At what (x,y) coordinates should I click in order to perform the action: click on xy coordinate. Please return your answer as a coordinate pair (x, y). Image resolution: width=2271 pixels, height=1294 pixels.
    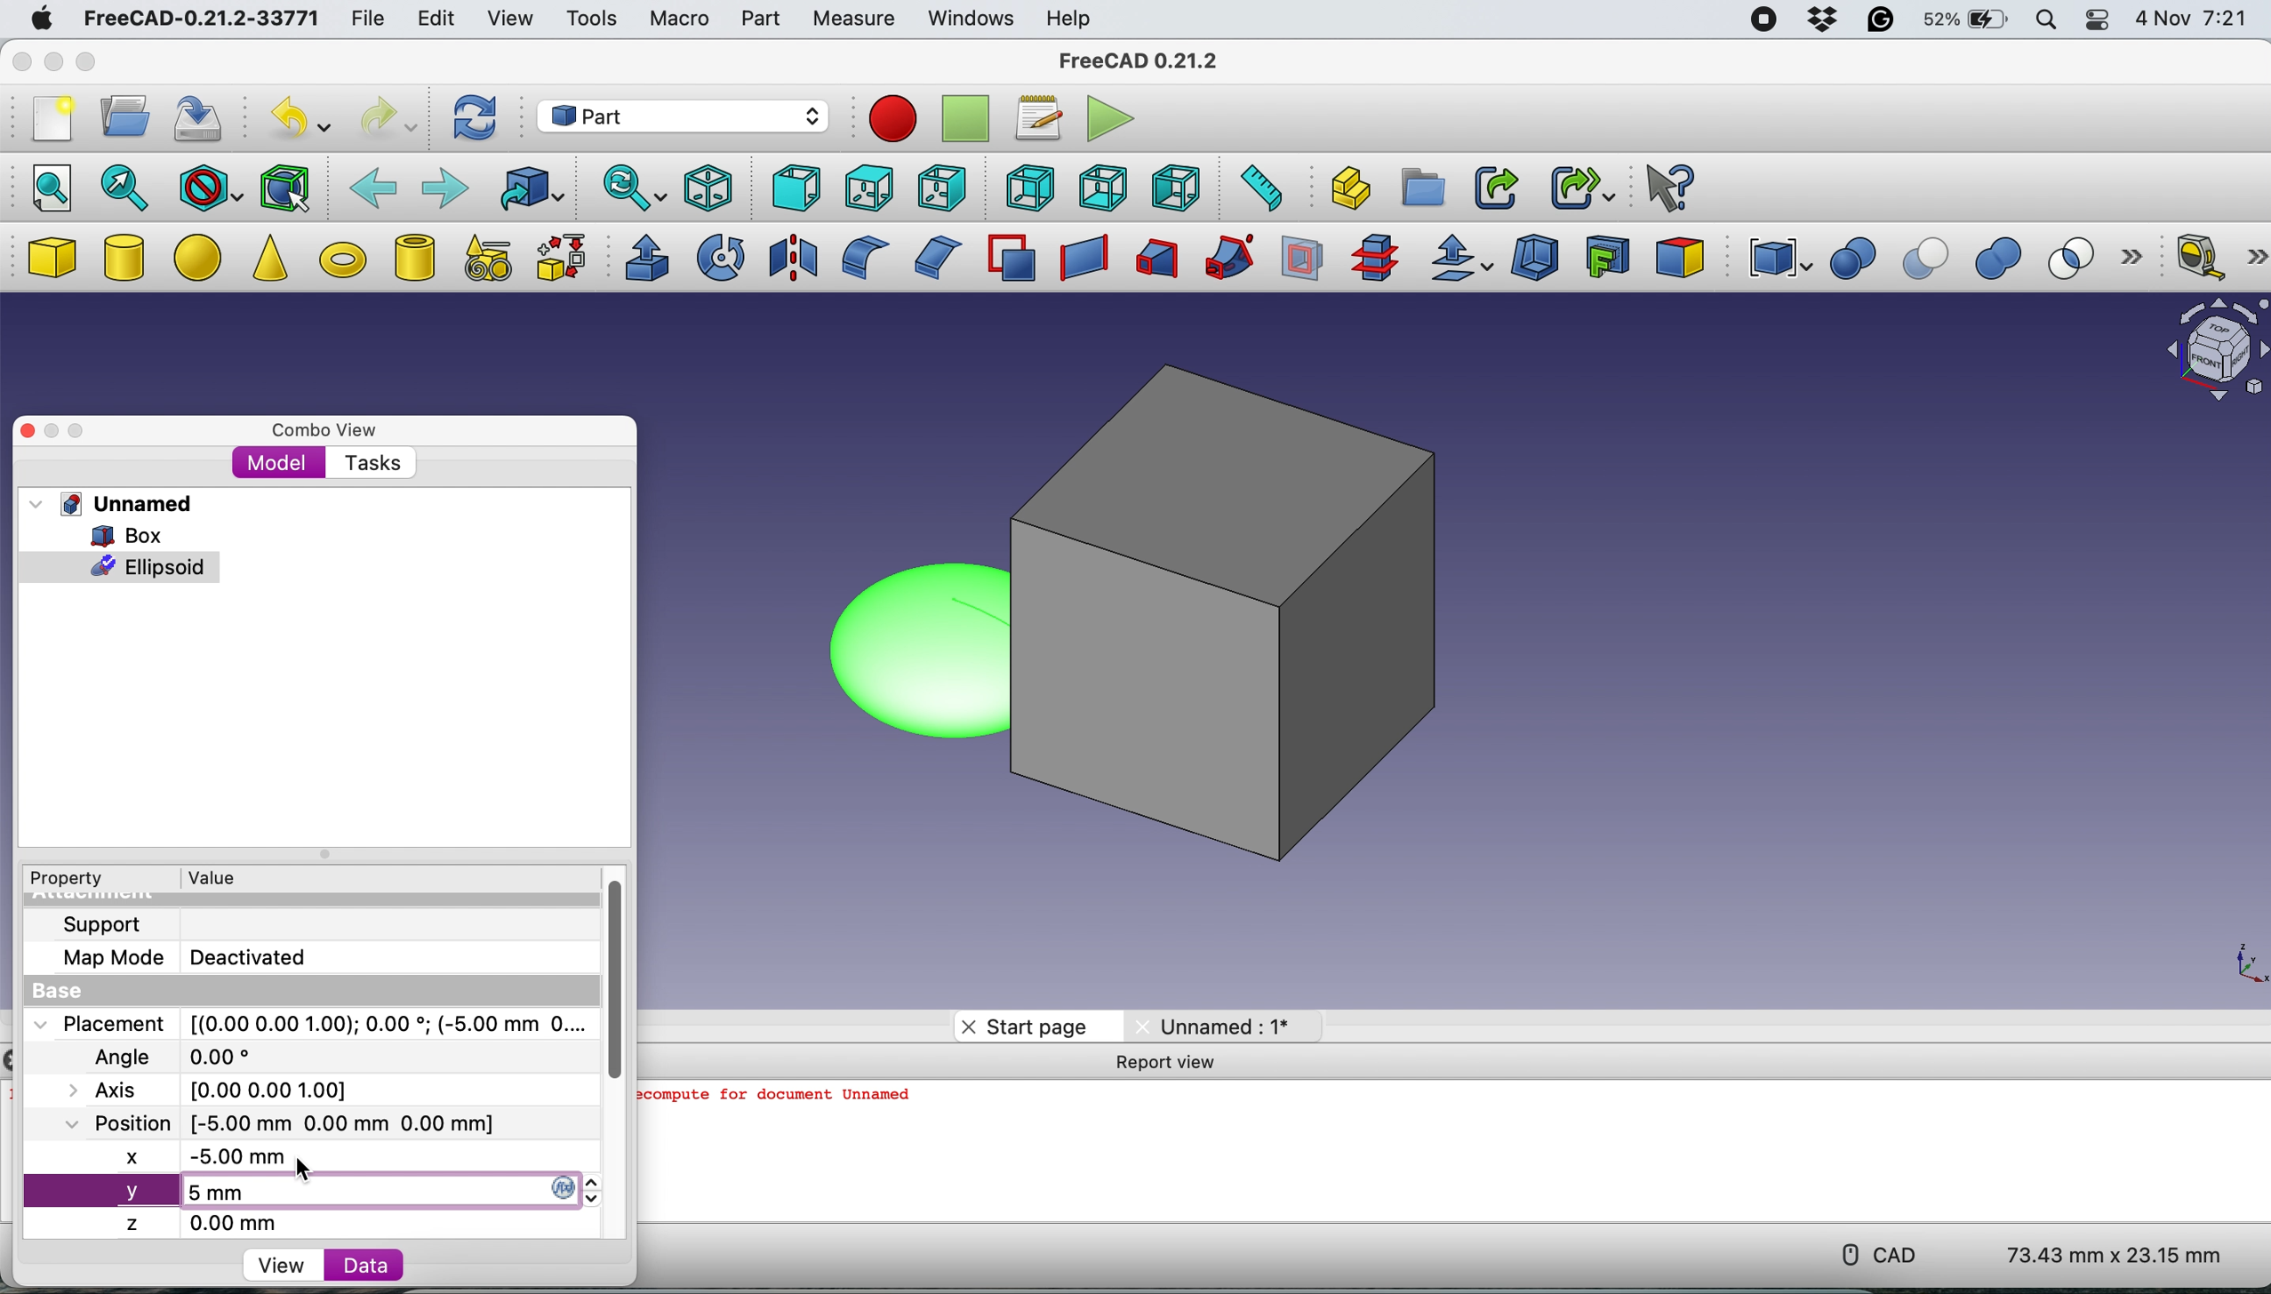
    Looking at the image, I should click on (2233, 961).